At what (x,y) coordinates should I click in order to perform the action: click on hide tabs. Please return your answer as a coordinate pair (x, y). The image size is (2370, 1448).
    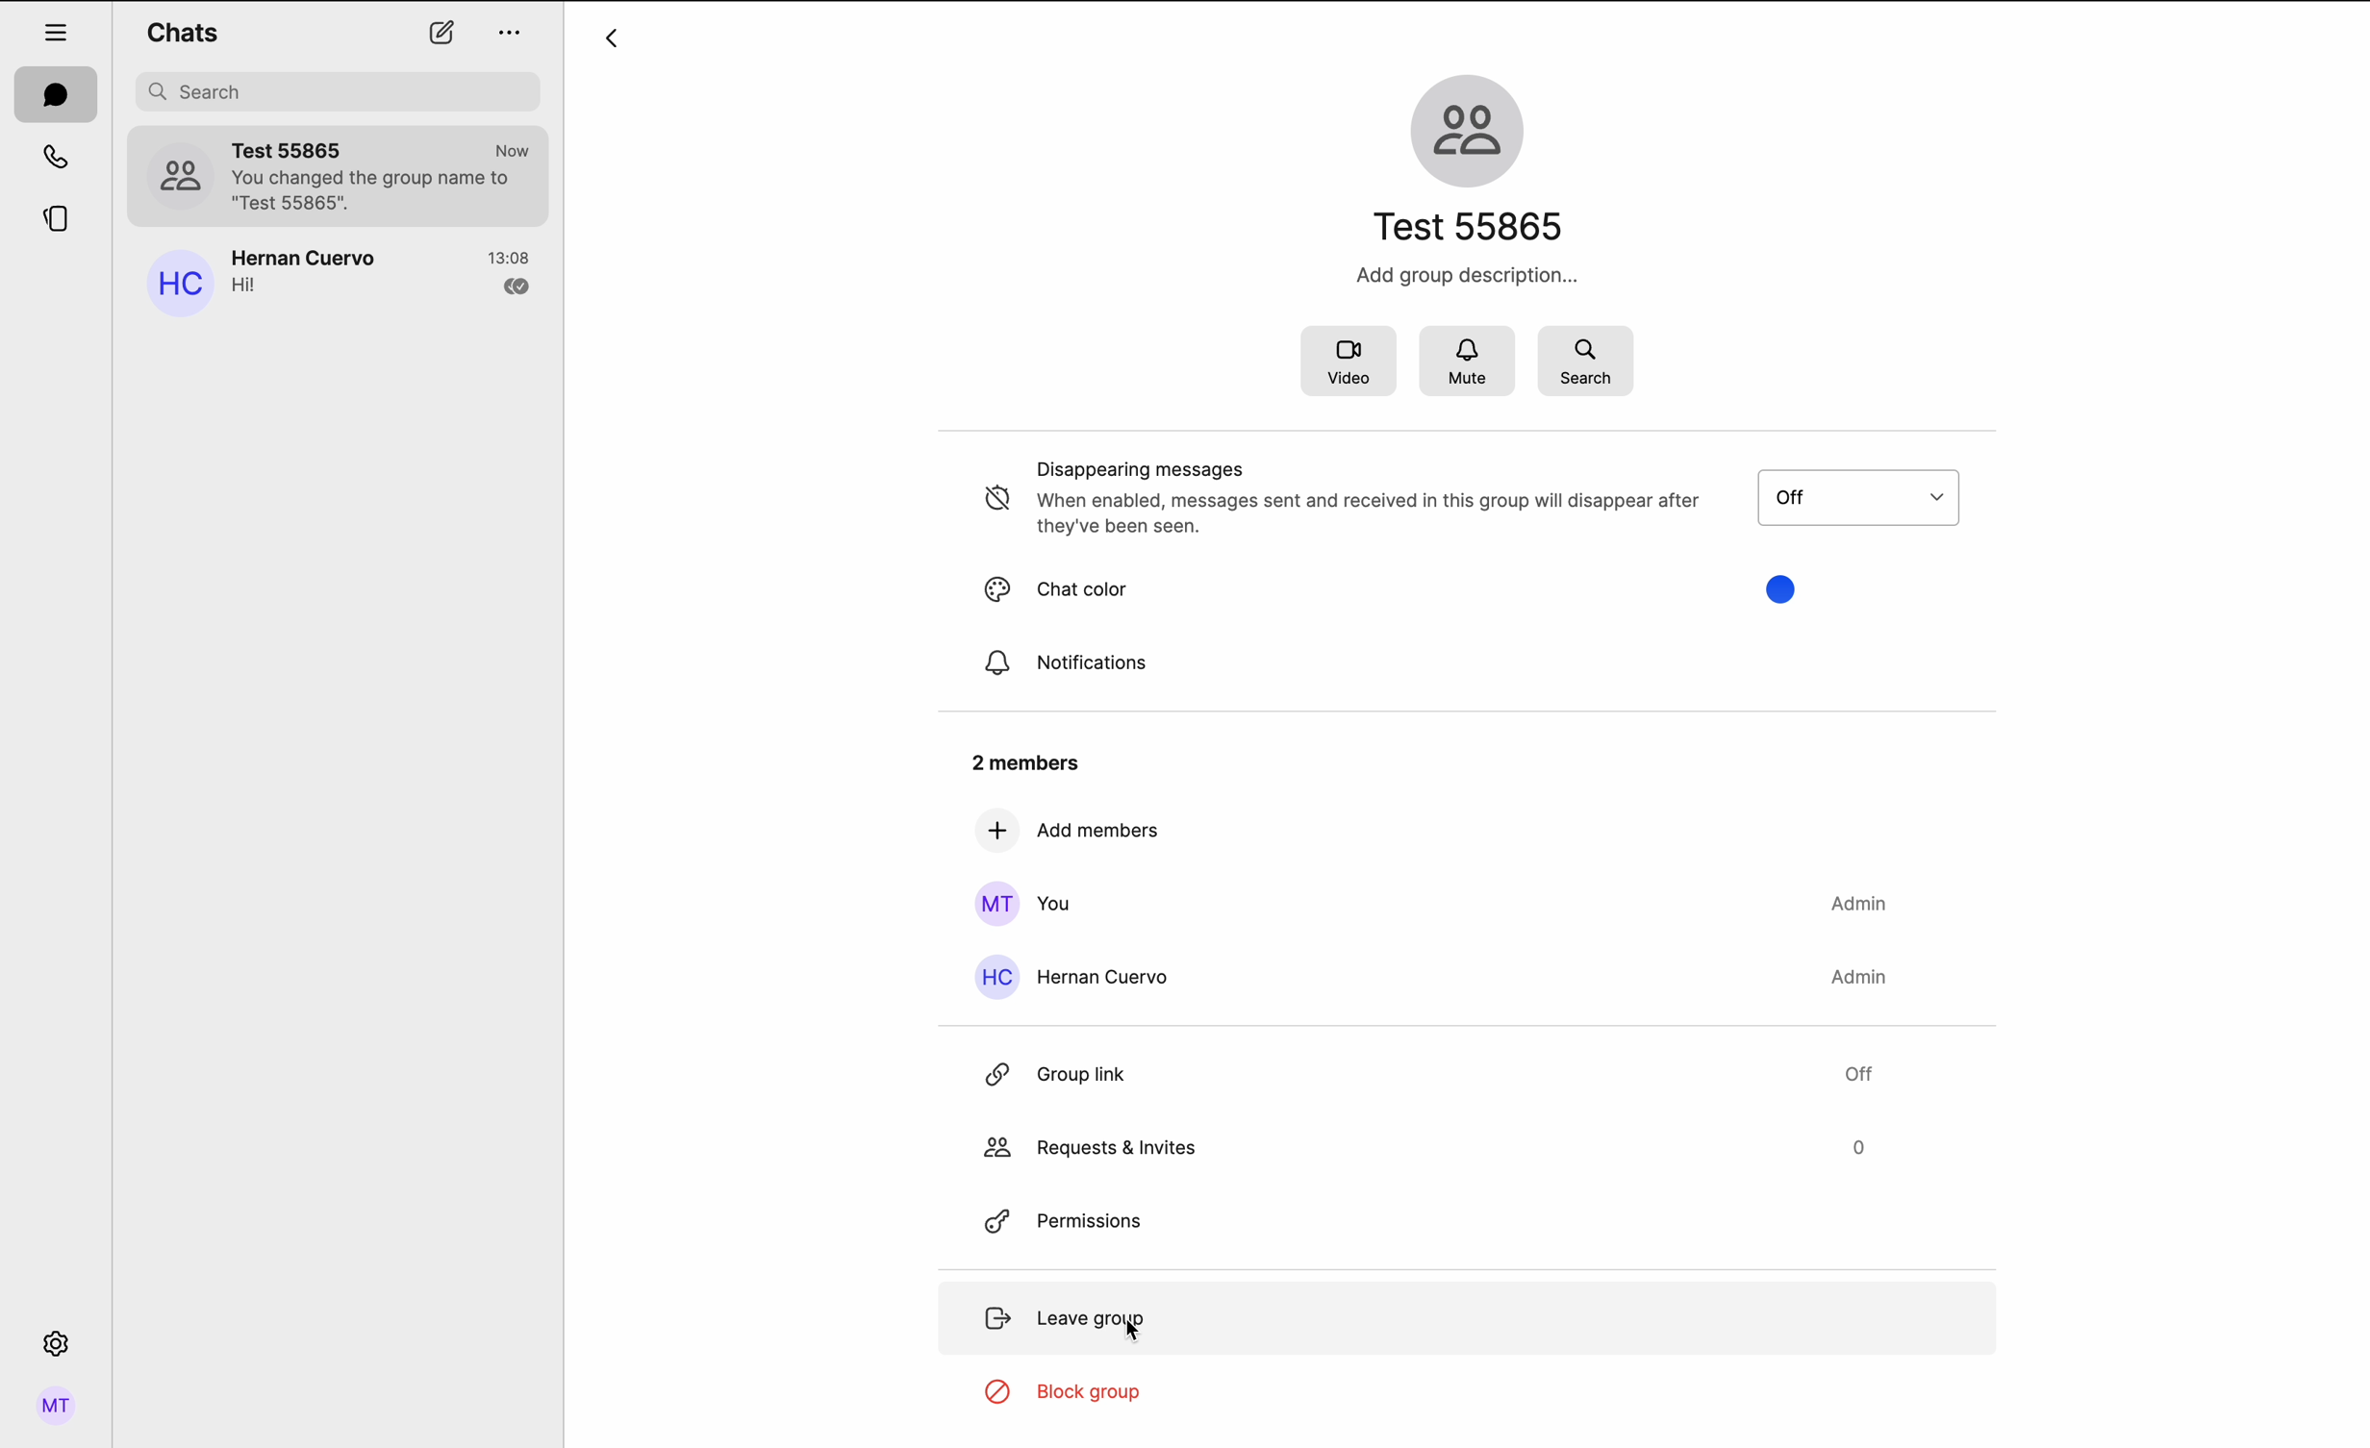
    Looking at the image, I should click on (56, 30).